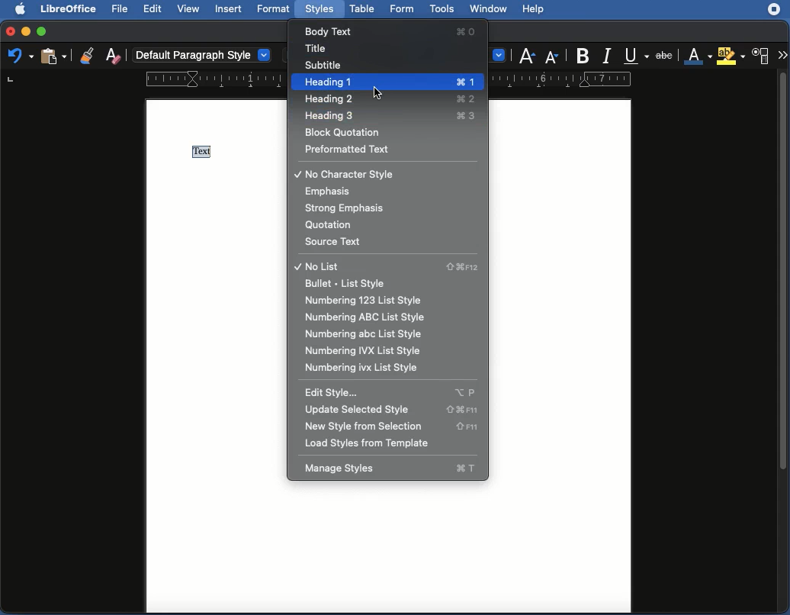 Image resolution: width=790 pixels, height=615 pixels. What do you see at coordinates (321, 9) in the screenshot?
I see `Styles` at bounding box center [321, 9].